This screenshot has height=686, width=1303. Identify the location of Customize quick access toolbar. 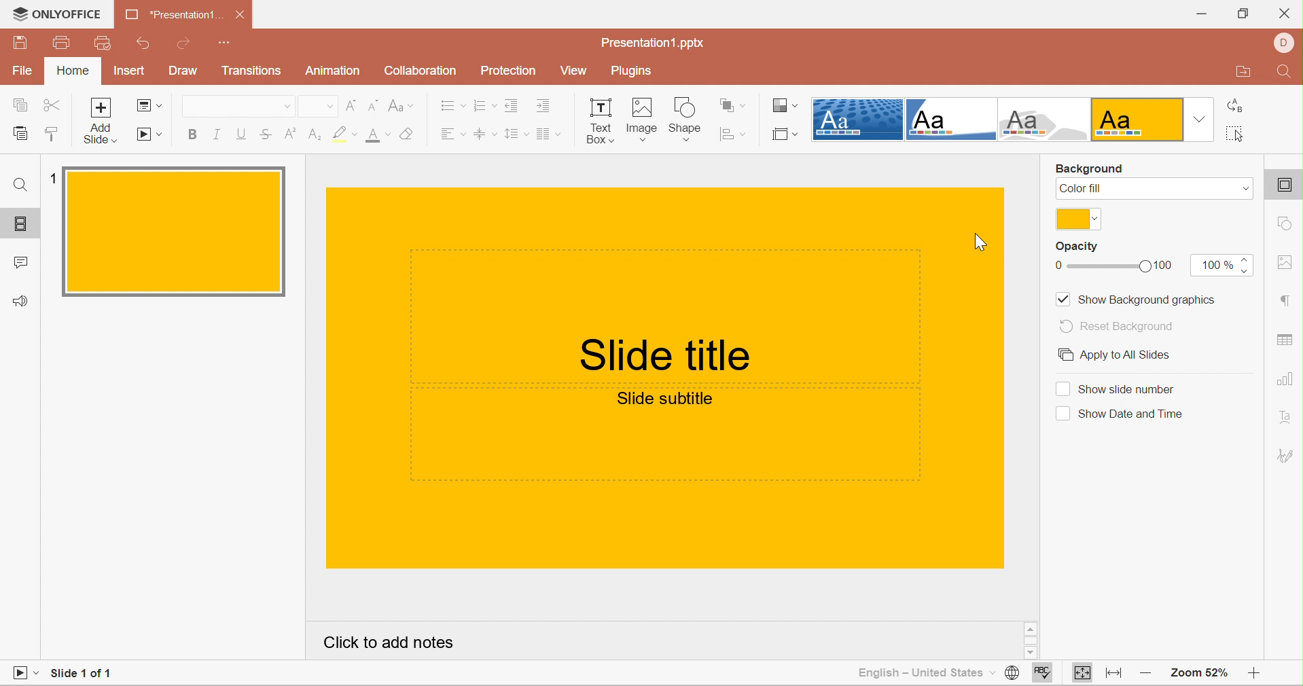
(230, 43).